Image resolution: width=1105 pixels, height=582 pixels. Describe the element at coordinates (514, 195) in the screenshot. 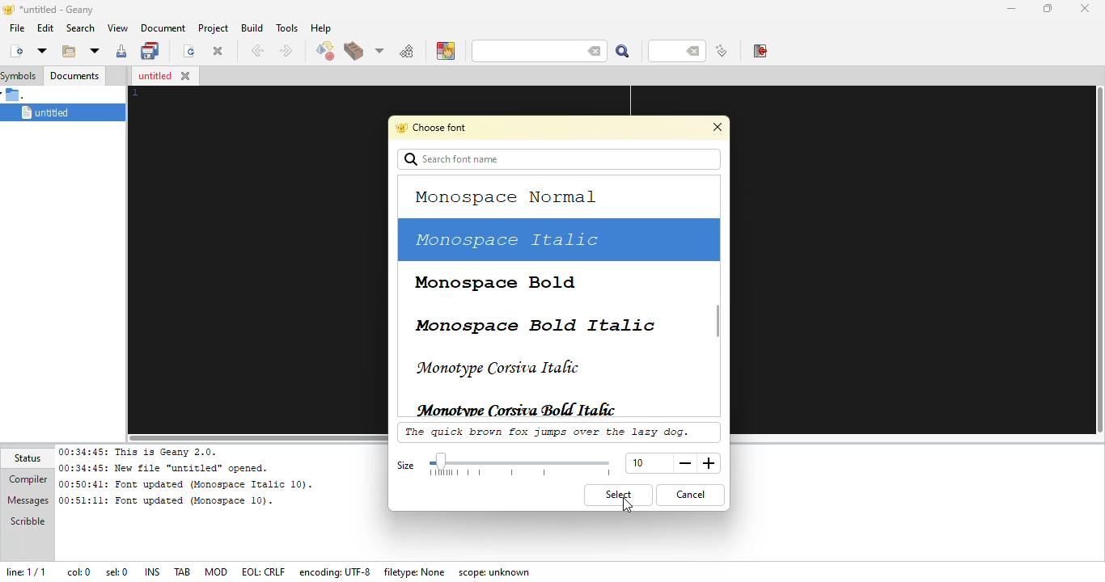

I see `monospace normal` at that location.